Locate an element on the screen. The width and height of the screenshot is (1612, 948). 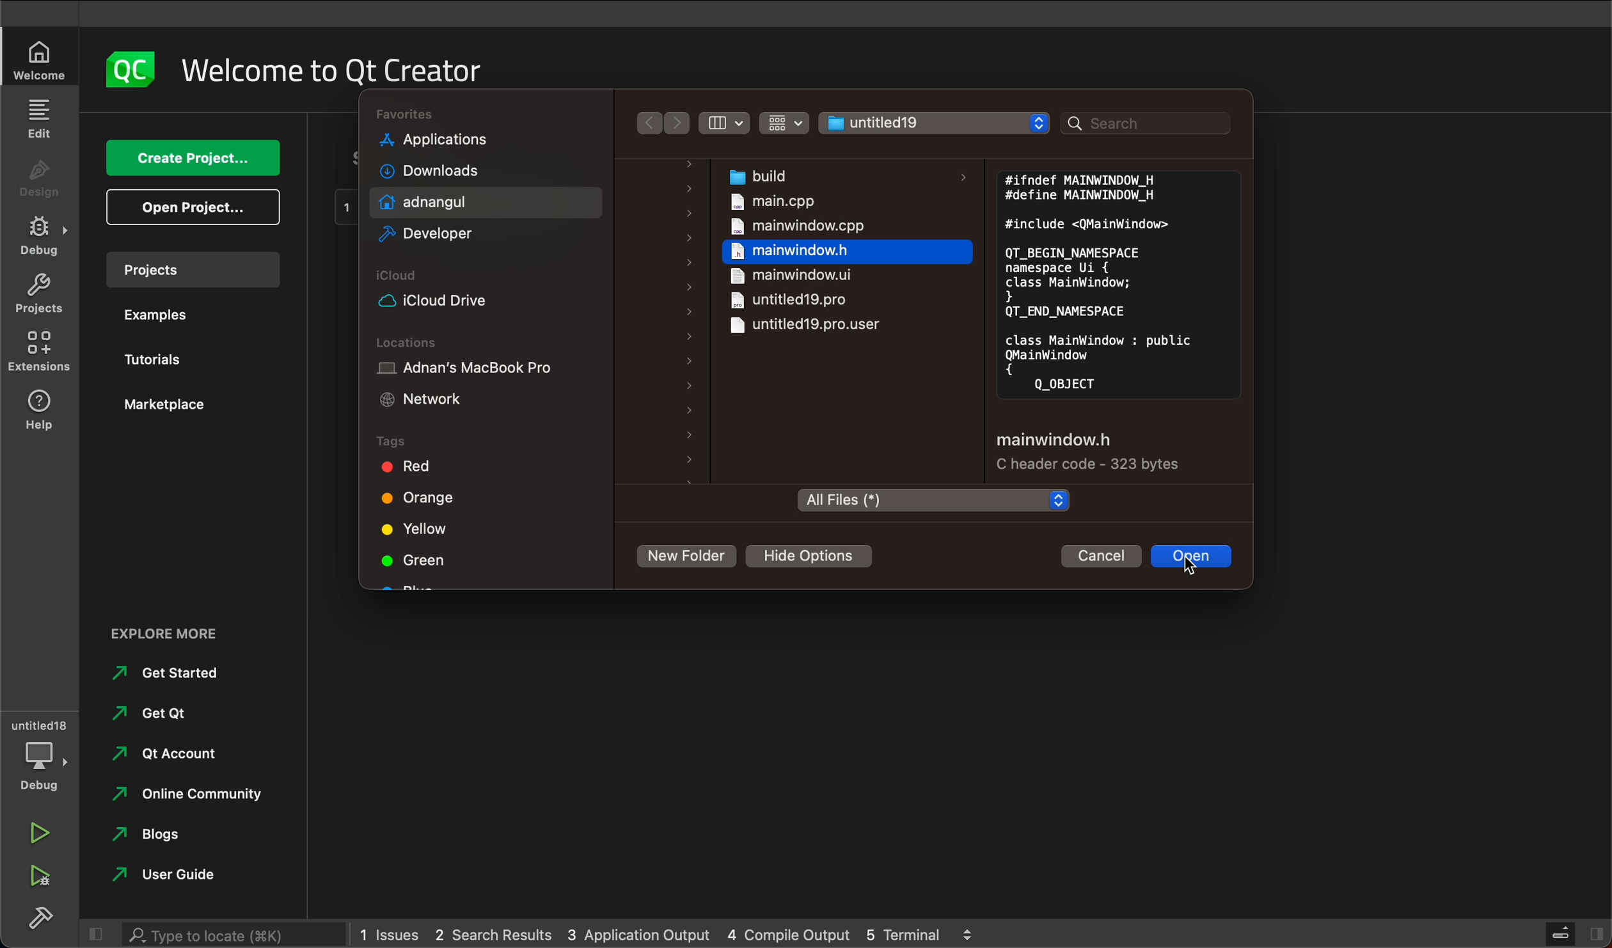
main window.cpp is located at coordinates (811, 228).